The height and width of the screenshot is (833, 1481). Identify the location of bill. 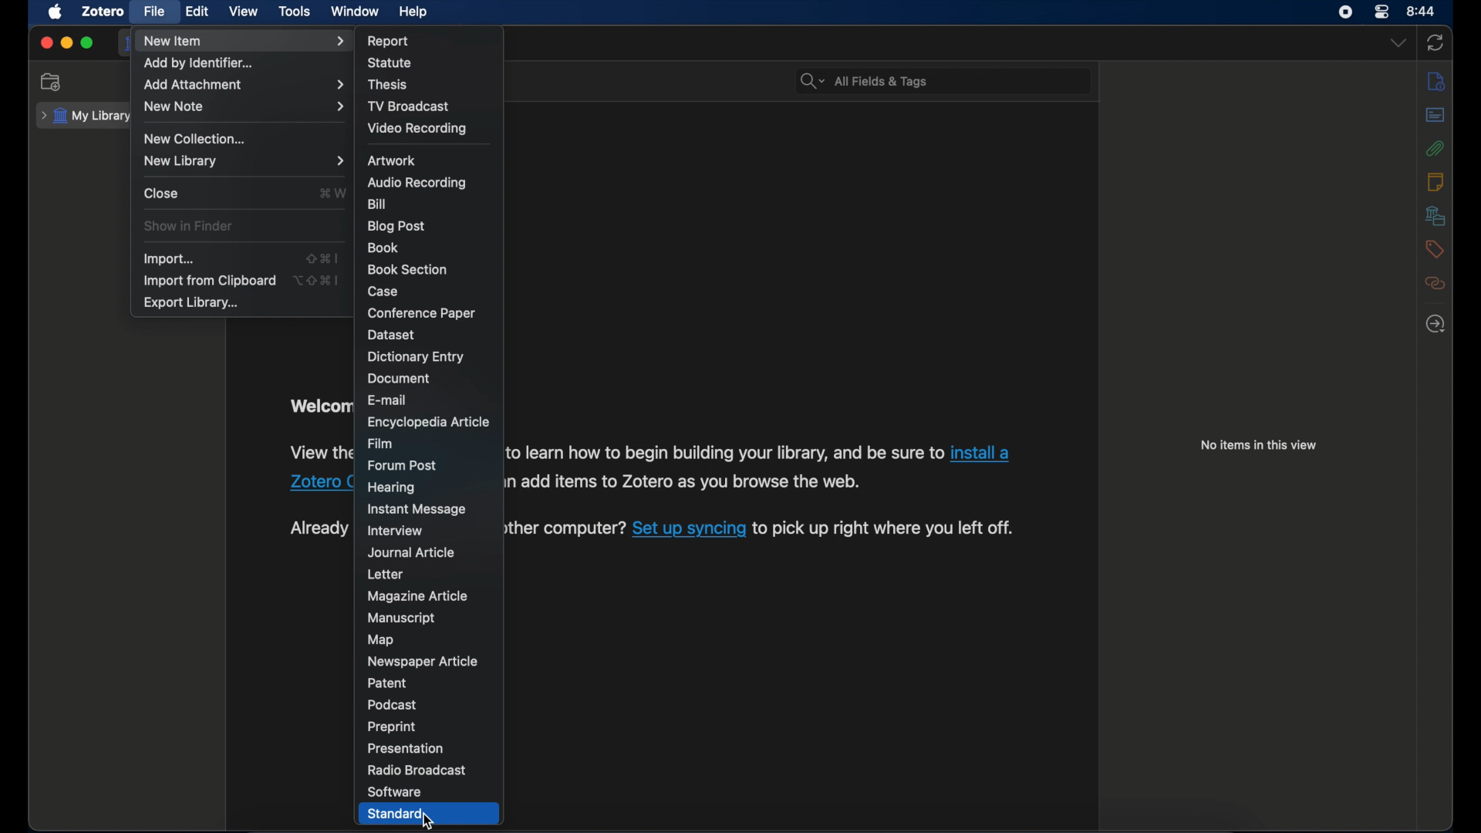
(378, 204).